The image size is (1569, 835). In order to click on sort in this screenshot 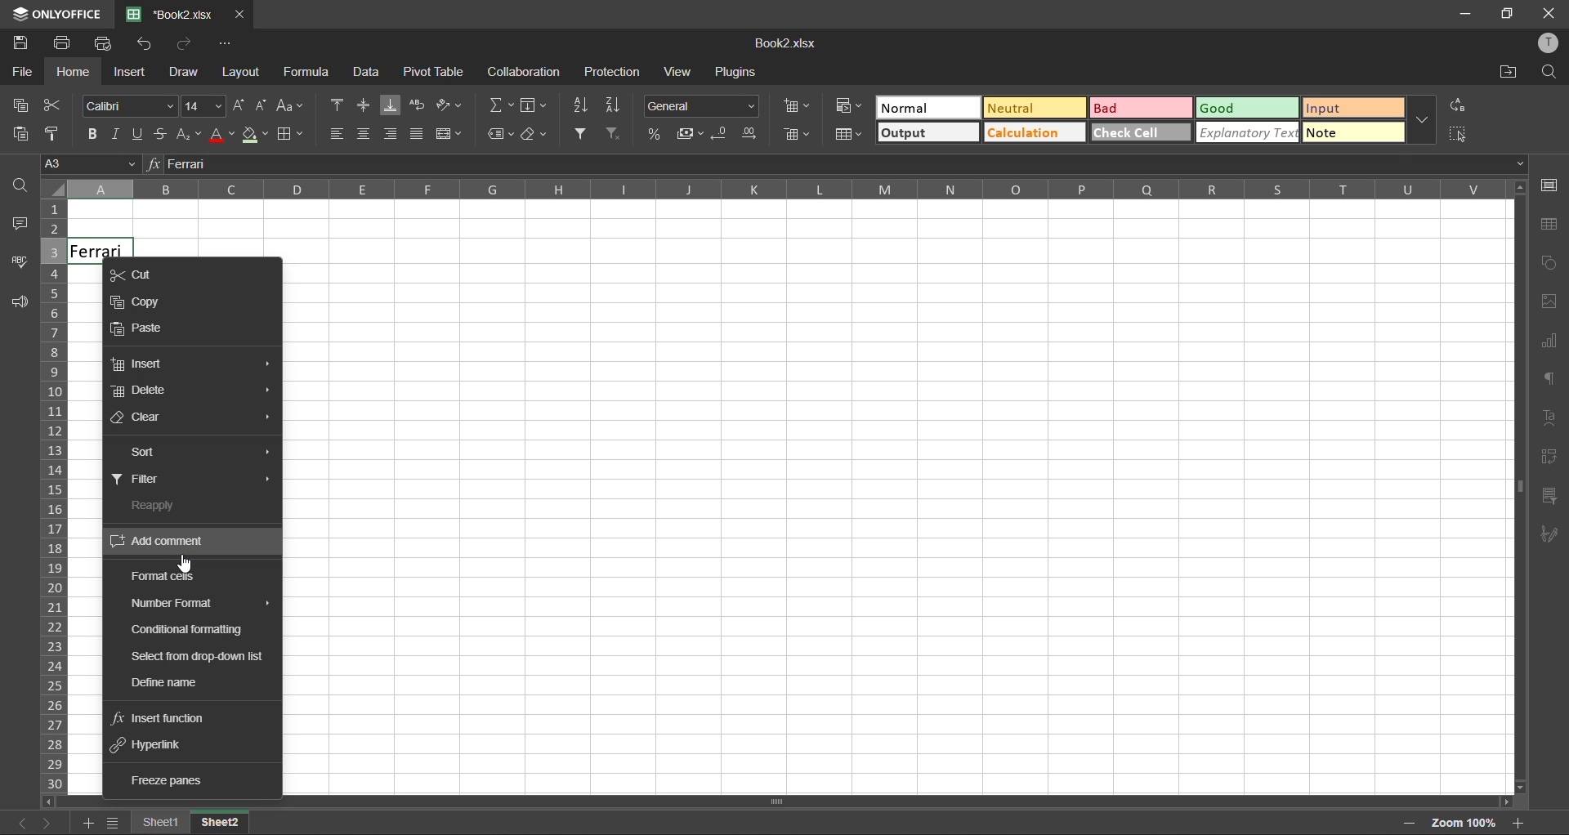, I will do `click(150, 453)`.